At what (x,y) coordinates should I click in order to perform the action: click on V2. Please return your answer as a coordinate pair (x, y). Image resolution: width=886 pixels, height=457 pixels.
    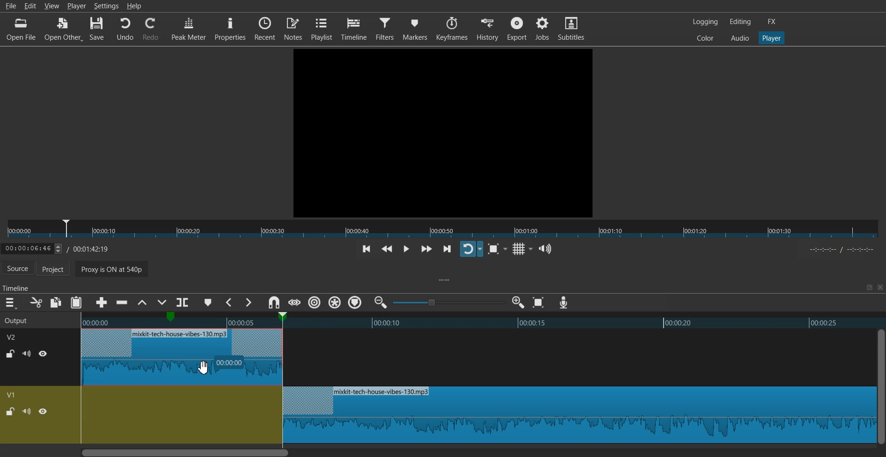
    Looking at the image, I should click on (16, 336).